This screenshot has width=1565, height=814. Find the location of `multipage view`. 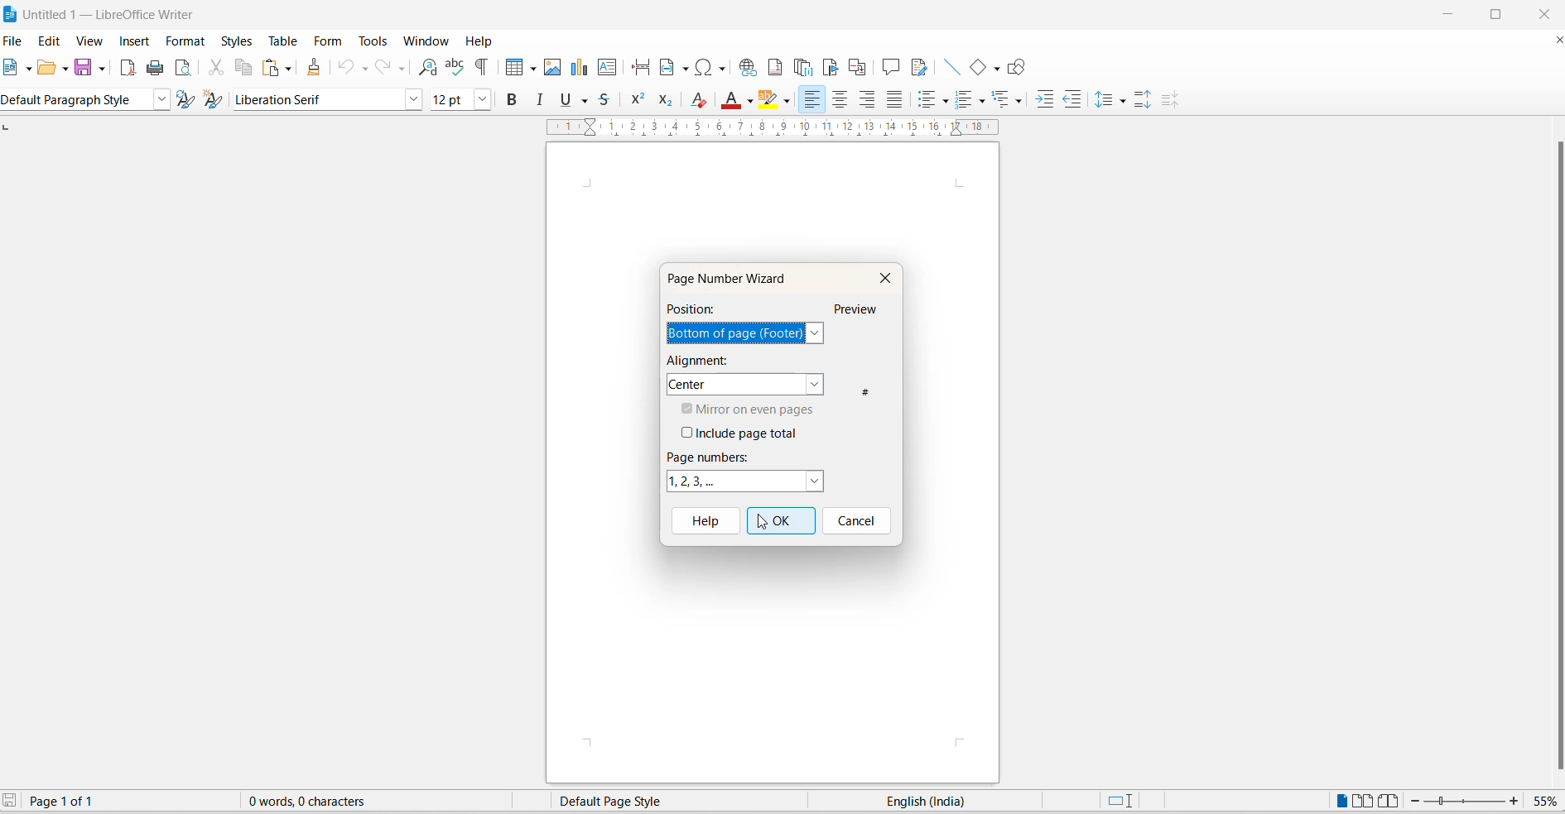

multipage view is located at coordinates (1364, 802).